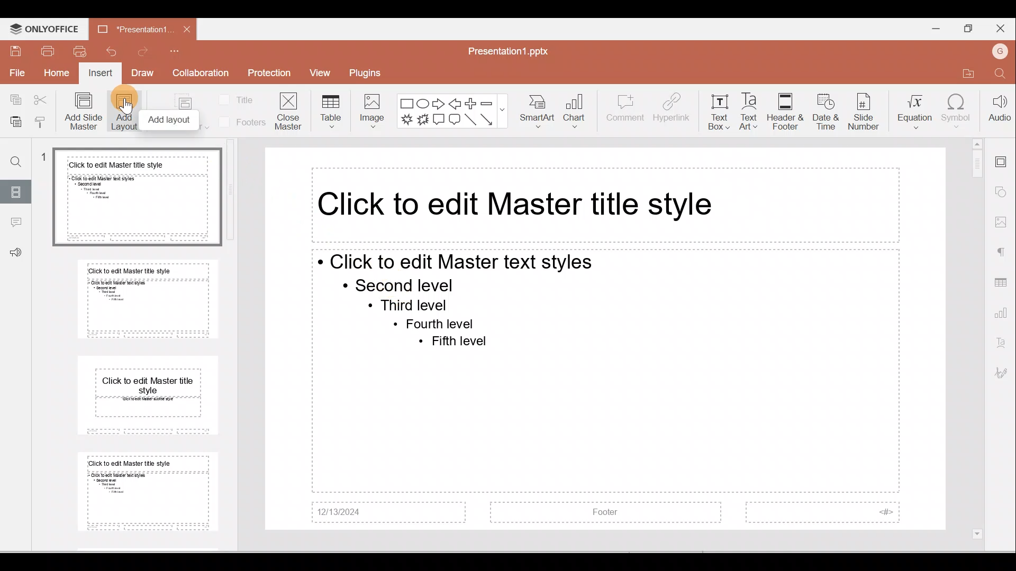 The image size is (1016, 571). I want to click on Title, so click(241, 97).